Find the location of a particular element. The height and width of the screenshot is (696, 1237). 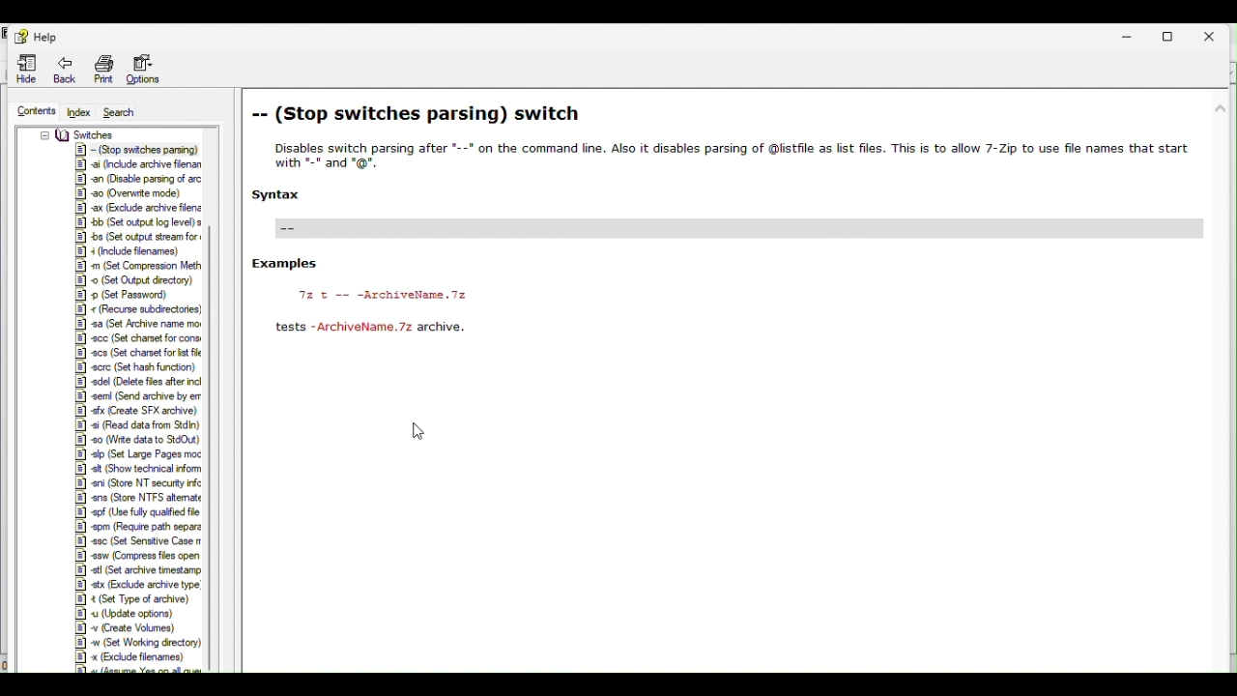

 is located at coordinates (140, 525).